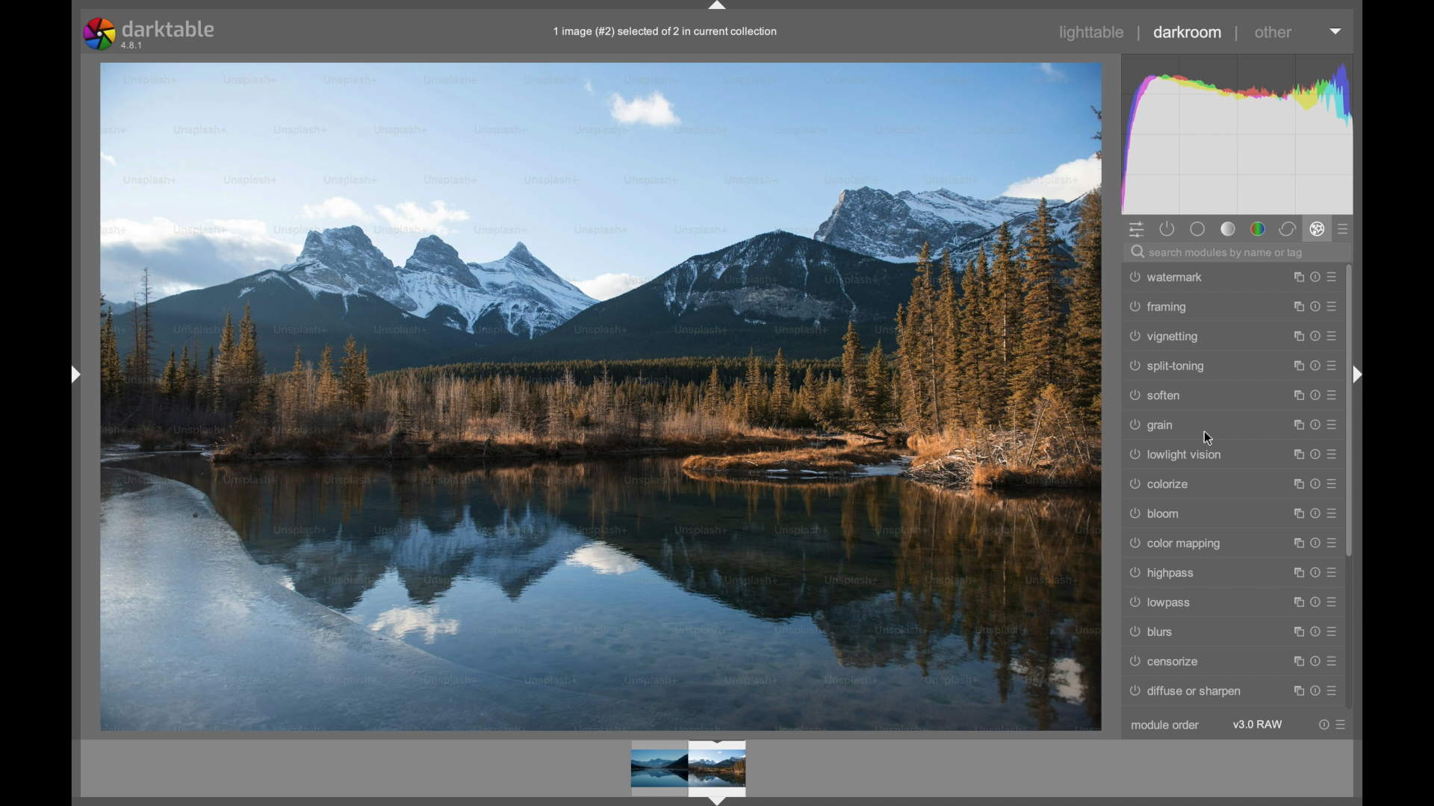 The image size is (1434, 806). Describe the element at coordinates (1226, 229) in the screenshot. I see `tone` at that location.